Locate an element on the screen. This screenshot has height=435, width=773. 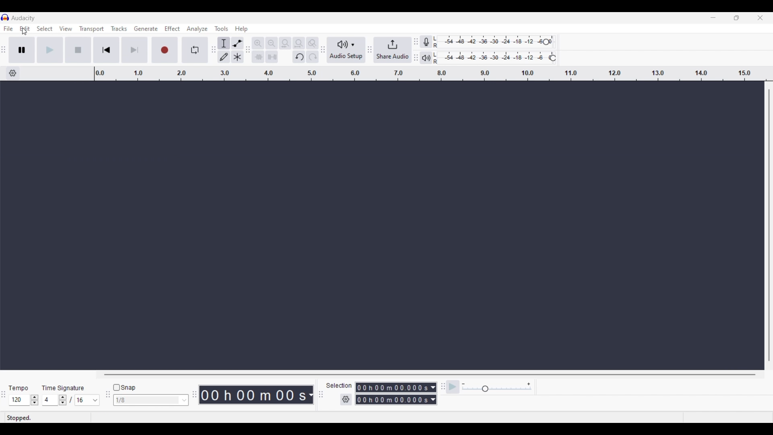
Play-at-speed/Play-at-speed oncce is located at coordinates (453, 387).